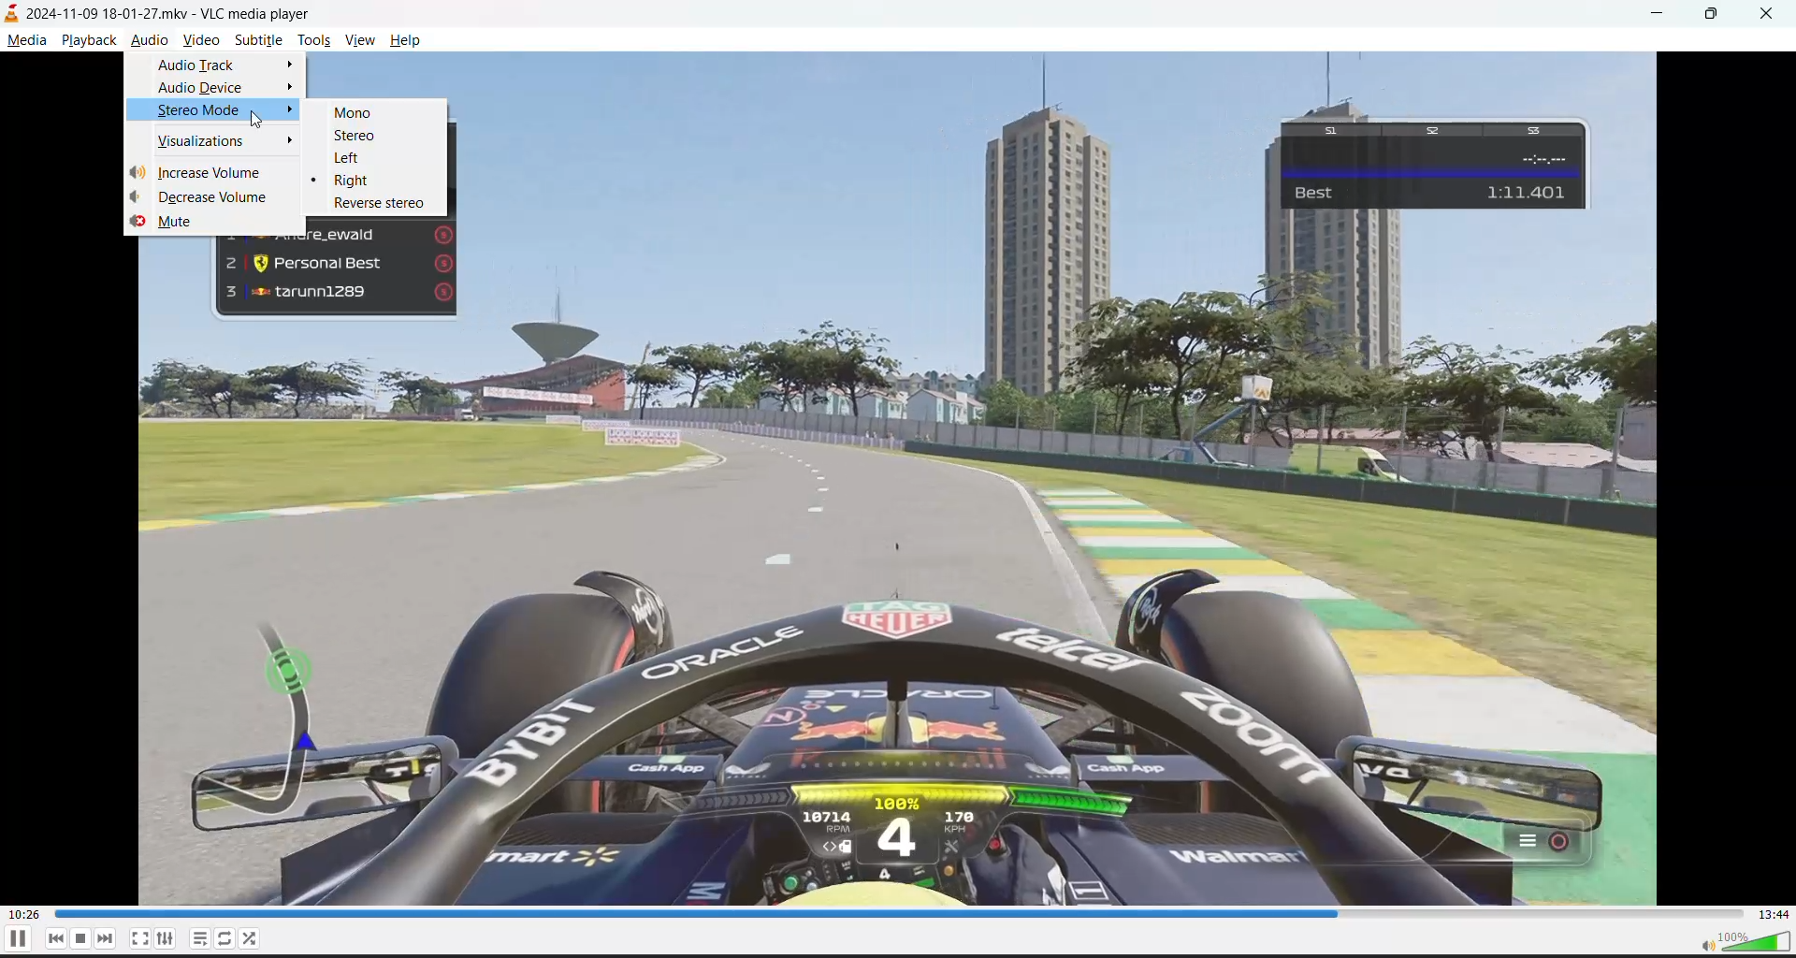 The height and width of the screenshot is (958, 1796). Describe the element at coordinates (334, 342) in the screenshot. I see `preview` at that location.